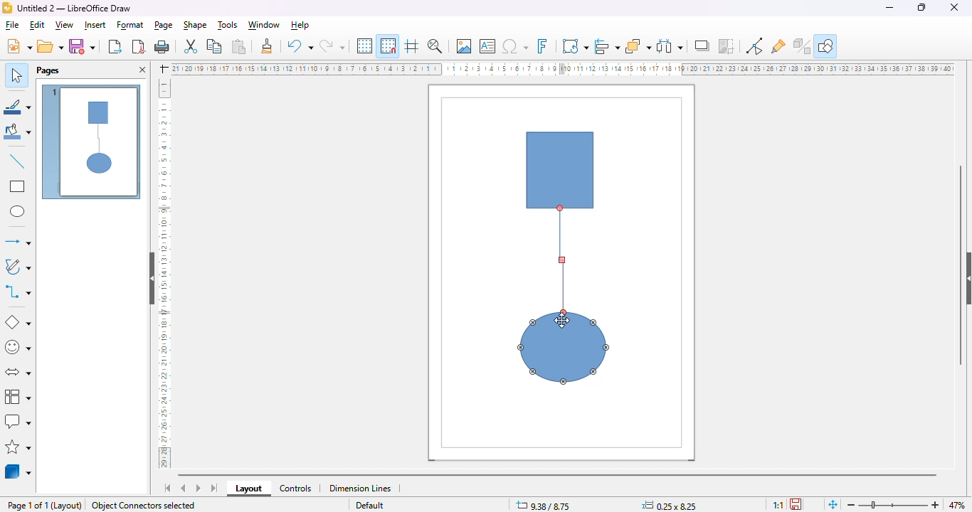 The height and width of the screenshot is (512, 972). I want to click on show draw functions, so click(828, 45).